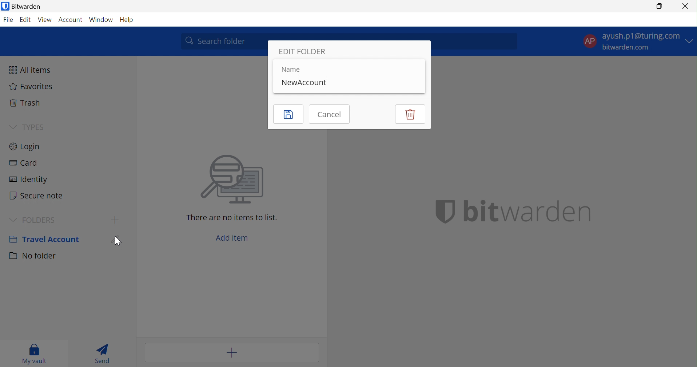 The height and width of the screenshot is (367, 697). What do you see at coordinates (43, 220) in the screenshot?
I see `FOLDERS` at bounding box center [43, 220].